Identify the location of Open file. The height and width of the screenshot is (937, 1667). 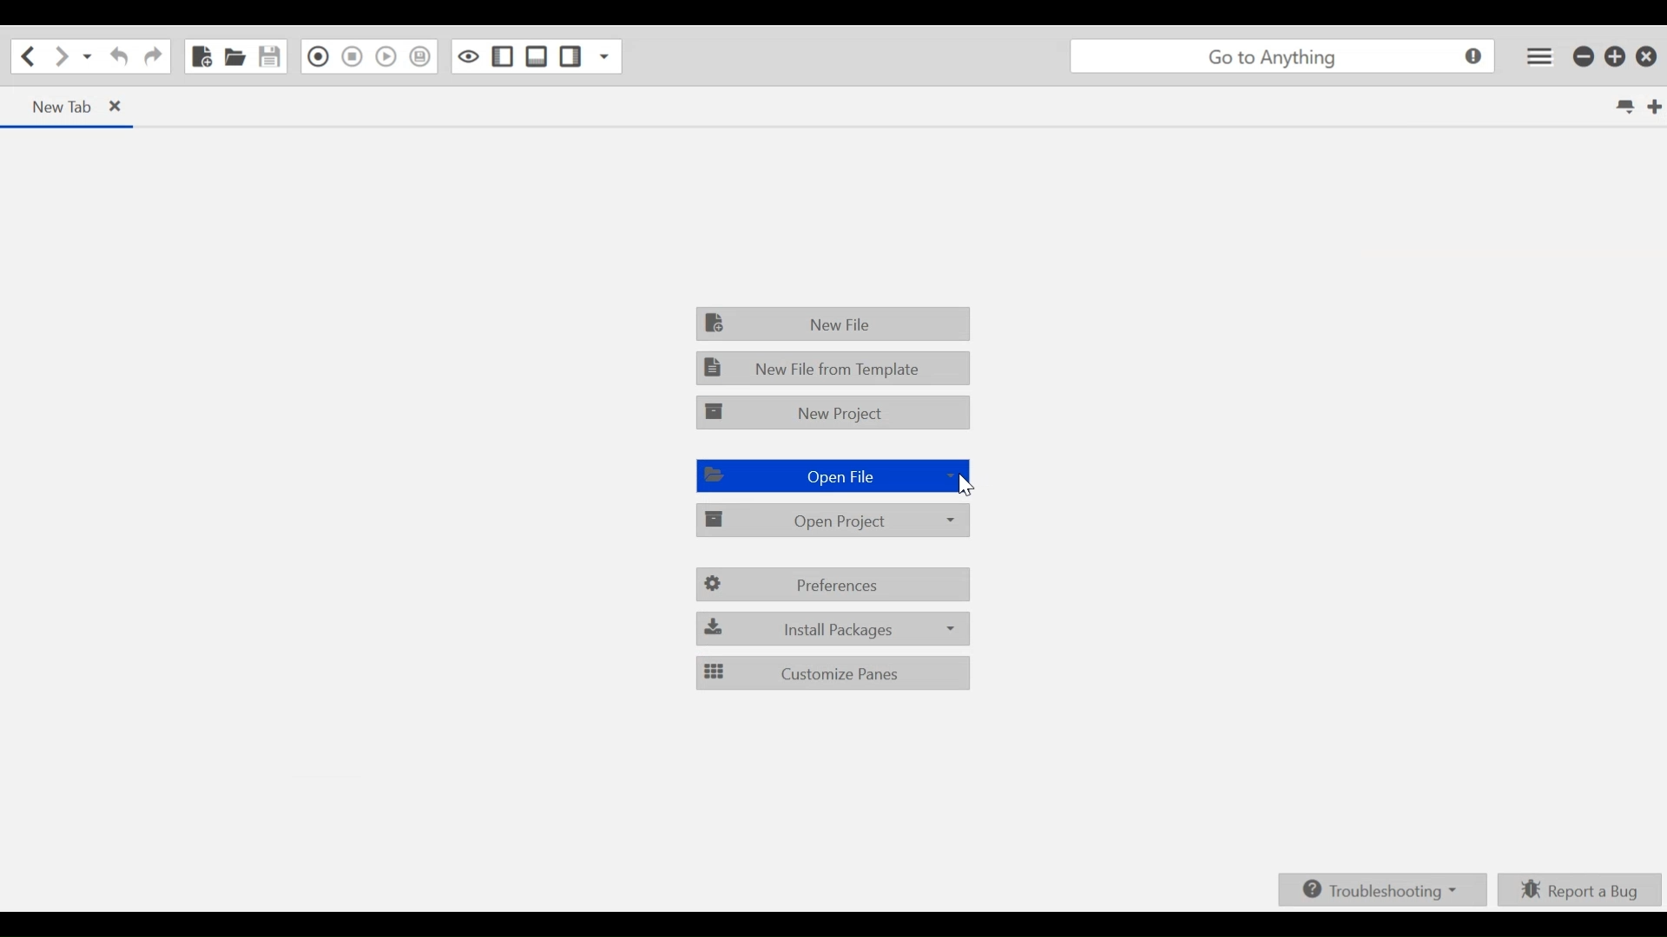
(235, 56).